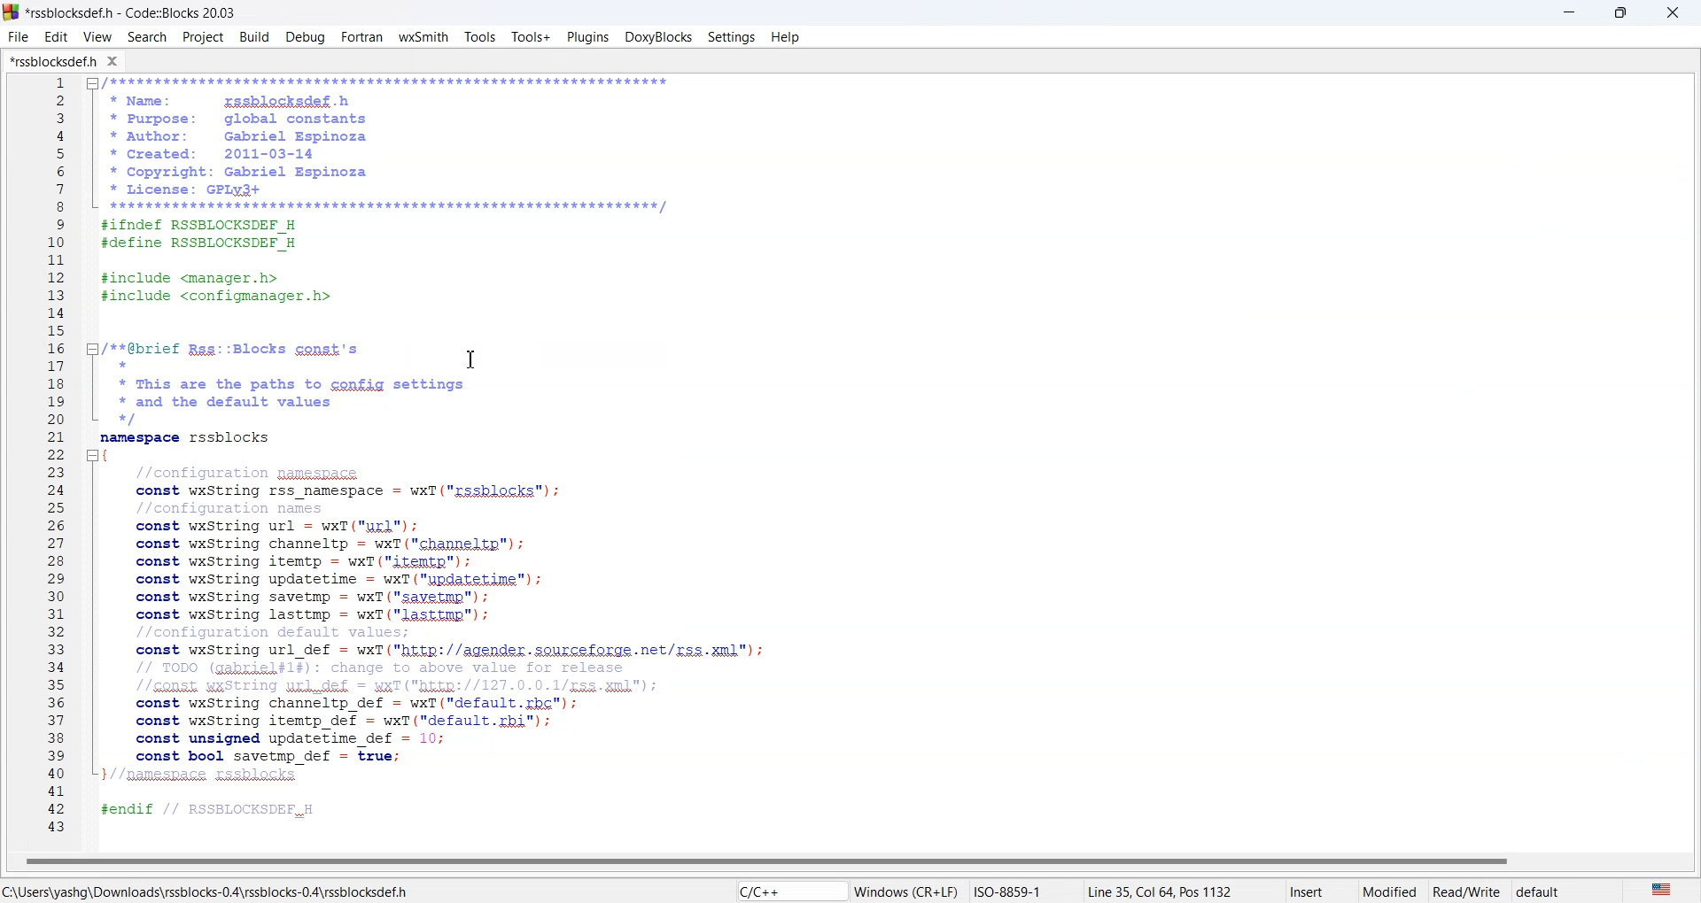  I want to click on minimise, so click(1570, 12).